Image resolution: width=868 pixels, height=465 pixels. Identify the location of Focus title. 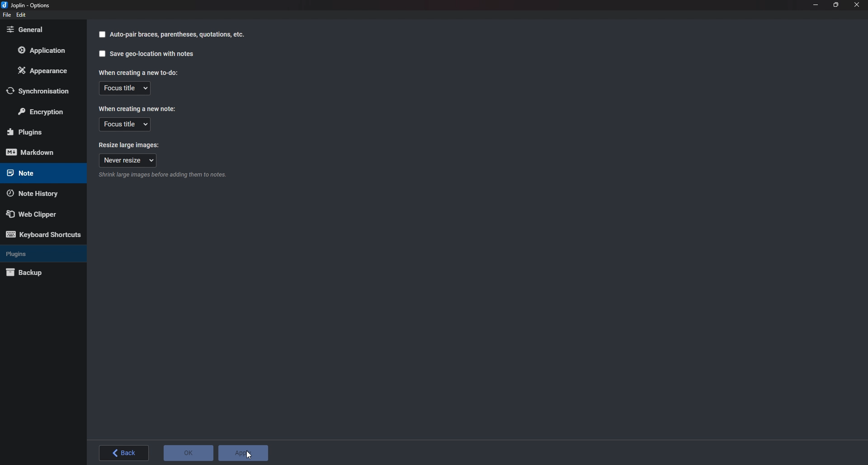
(124, 125).